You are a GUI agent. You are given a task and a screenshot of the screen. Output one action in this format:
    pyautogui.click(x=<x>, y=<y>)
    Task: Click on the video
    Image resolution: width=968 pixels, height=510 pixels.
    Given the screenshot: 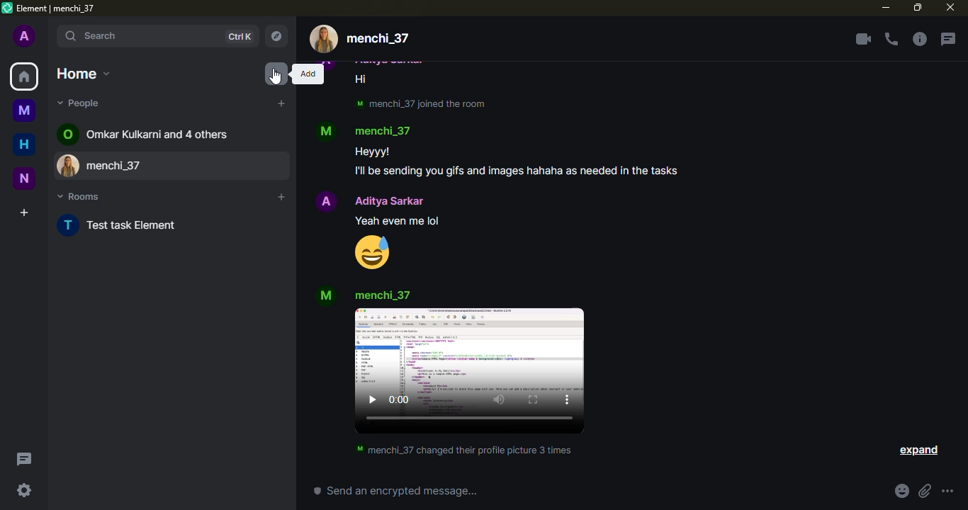 What is the action you would take?
    pyautogui.click(x=469, y=370)
    